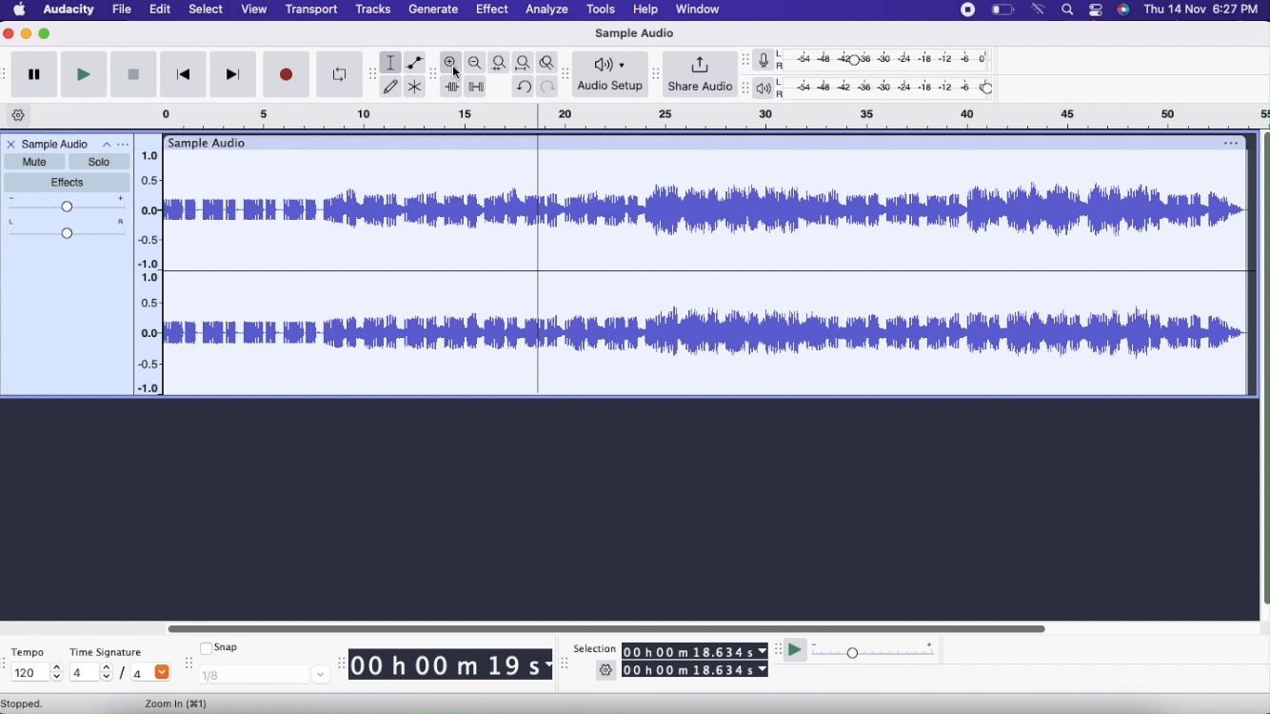 The image size is (1270, 714). I want to click on 00 h 00 m 18.634 s, so click(697, 650).